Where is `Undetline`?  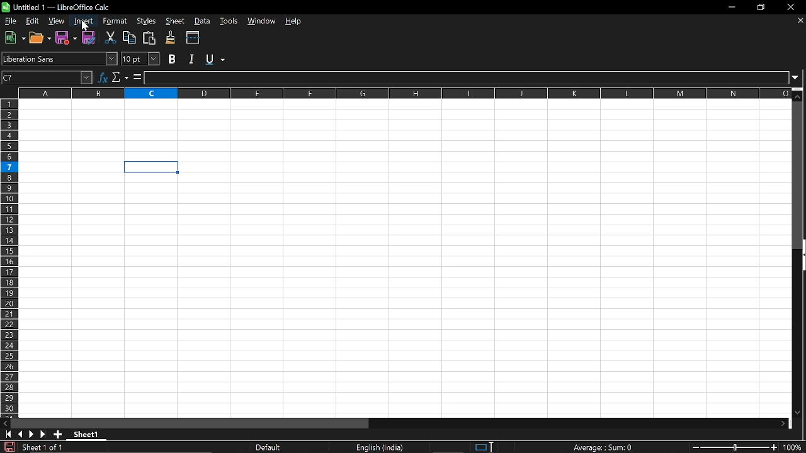
Undetline is located at coordinates (215, 59).